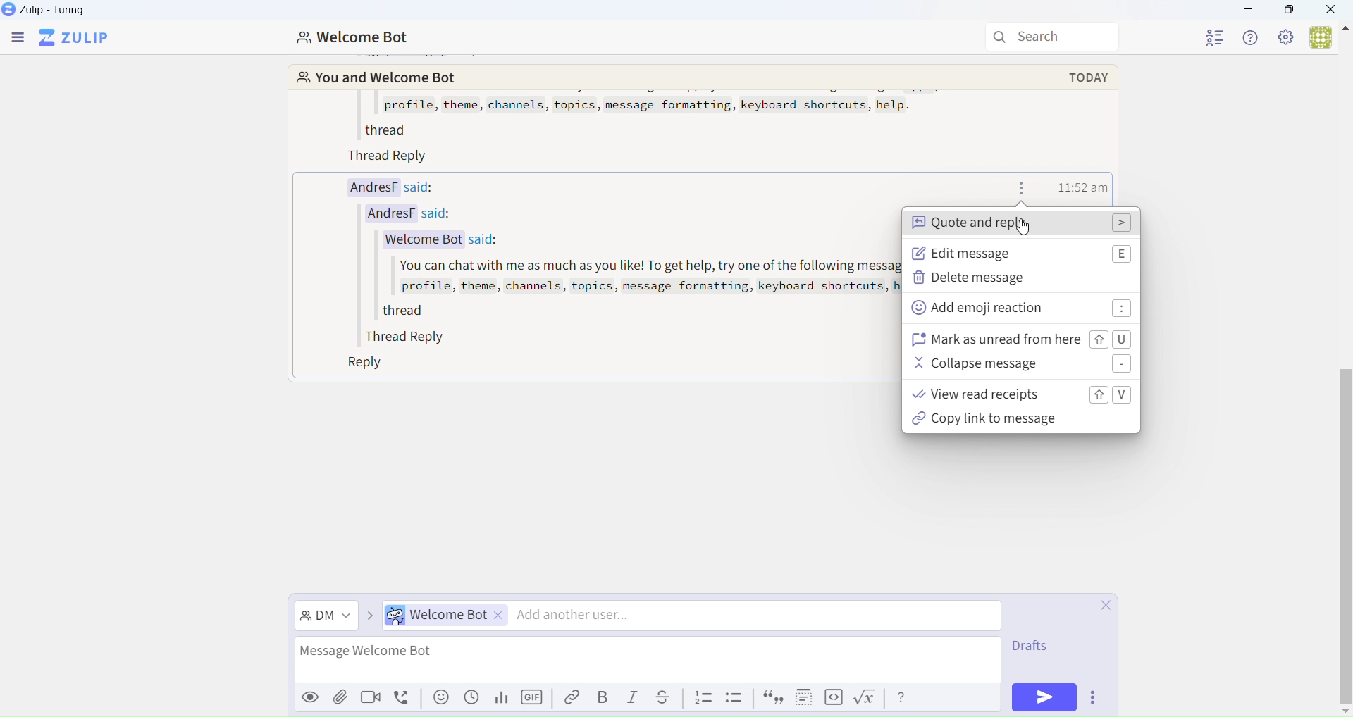  Describe the element at coordinates (1092, 697) in the screenshot. I see `Options` at that location.